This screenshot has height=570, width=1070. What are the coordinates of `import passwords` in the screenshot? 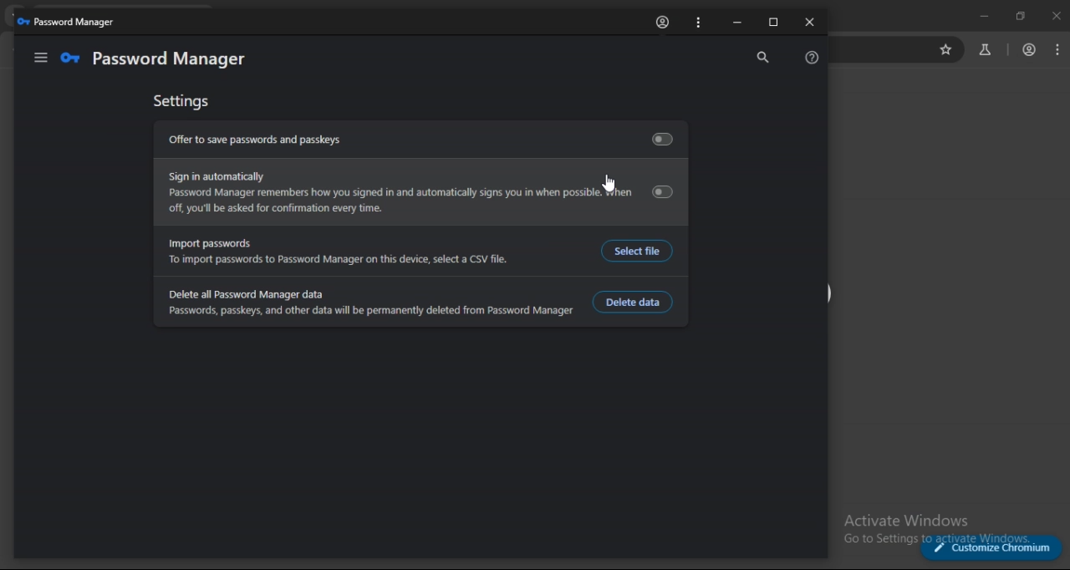 It's located at (369, 251).